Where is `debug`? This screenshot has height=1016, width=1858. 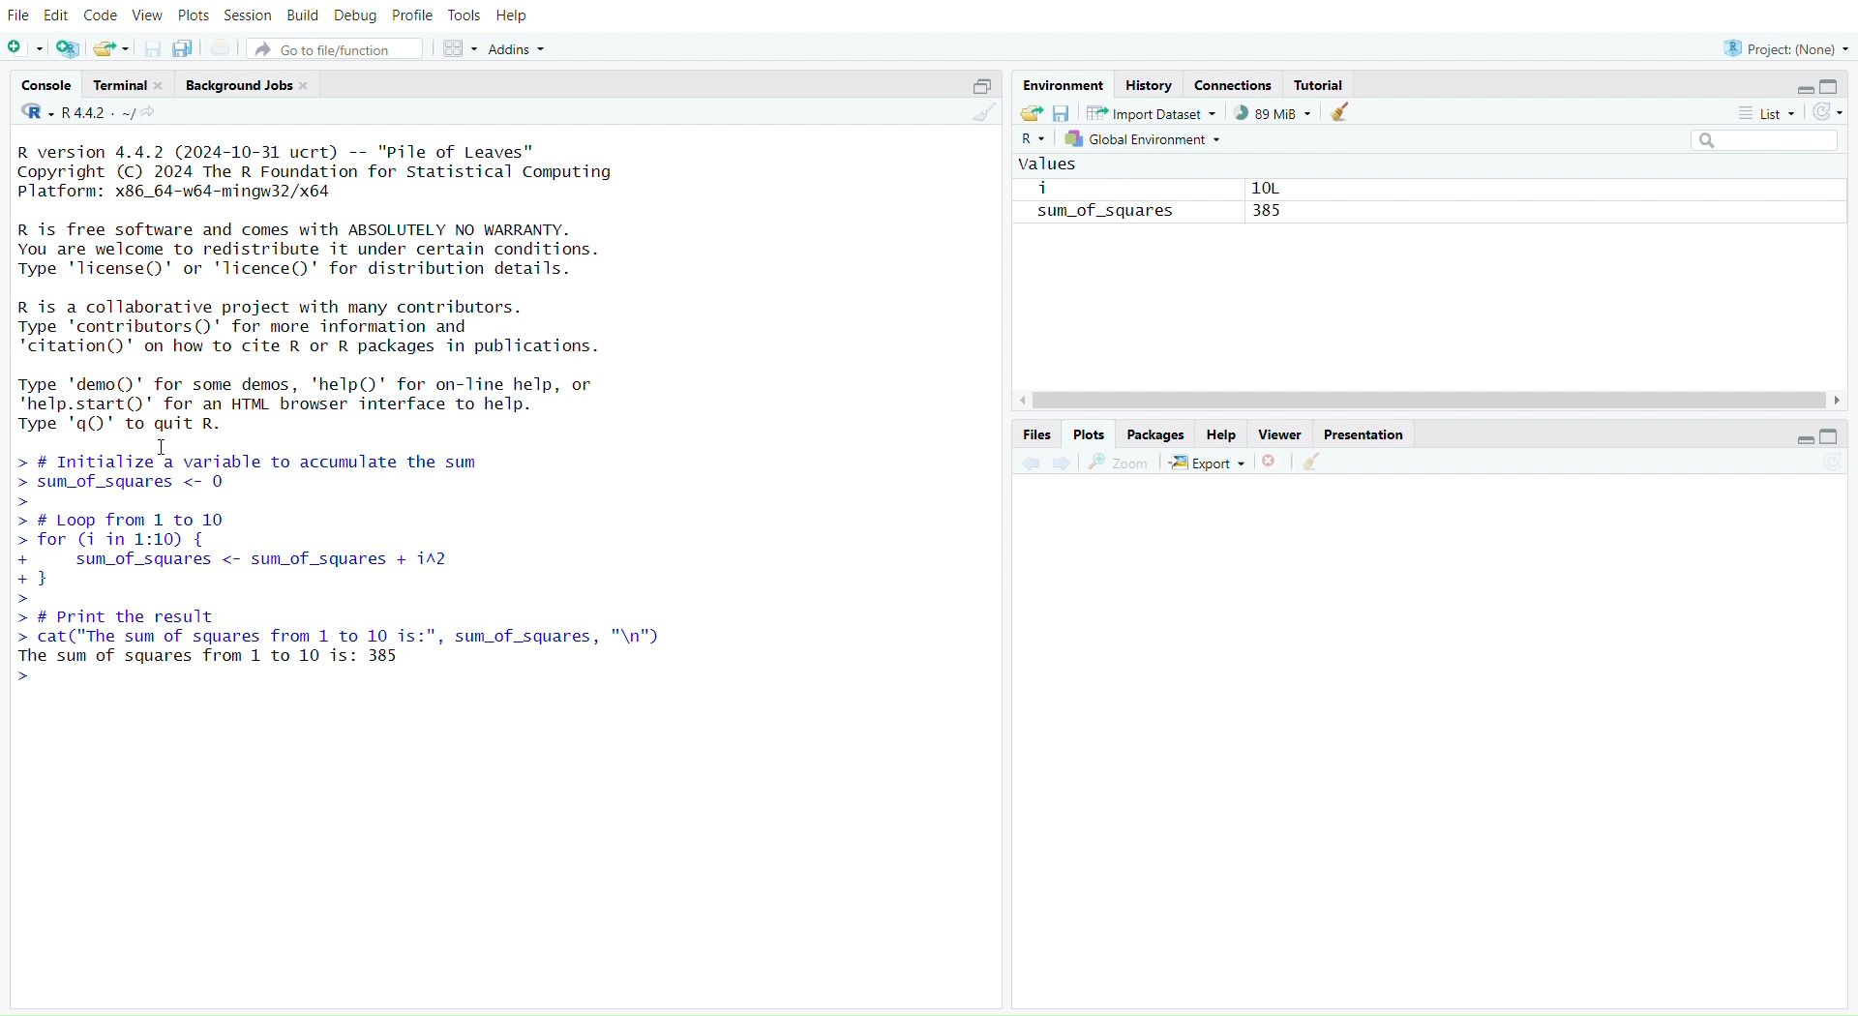
debug is located at coordinates (353, 17).